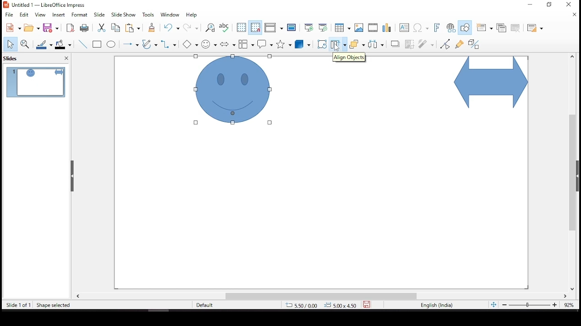 Image resolution: width=581 pixels, height=326 pixels. Describe the element at coordinates (11, 28) in the screenshot. I see `new` at that location.